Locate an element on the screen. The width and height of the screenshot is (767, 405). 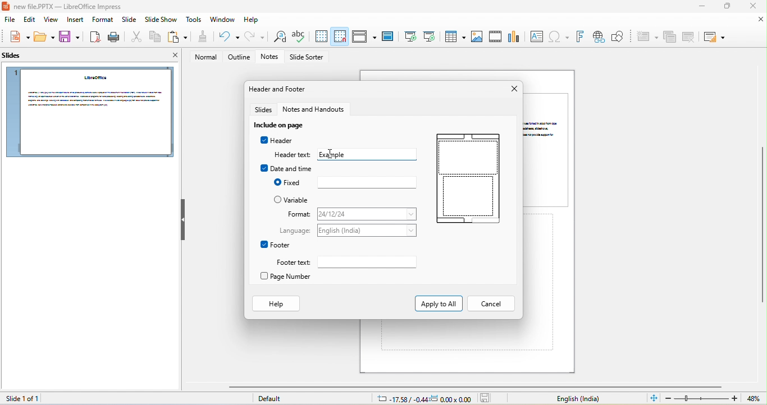
slide 1 is located at coordinates (89, 112).